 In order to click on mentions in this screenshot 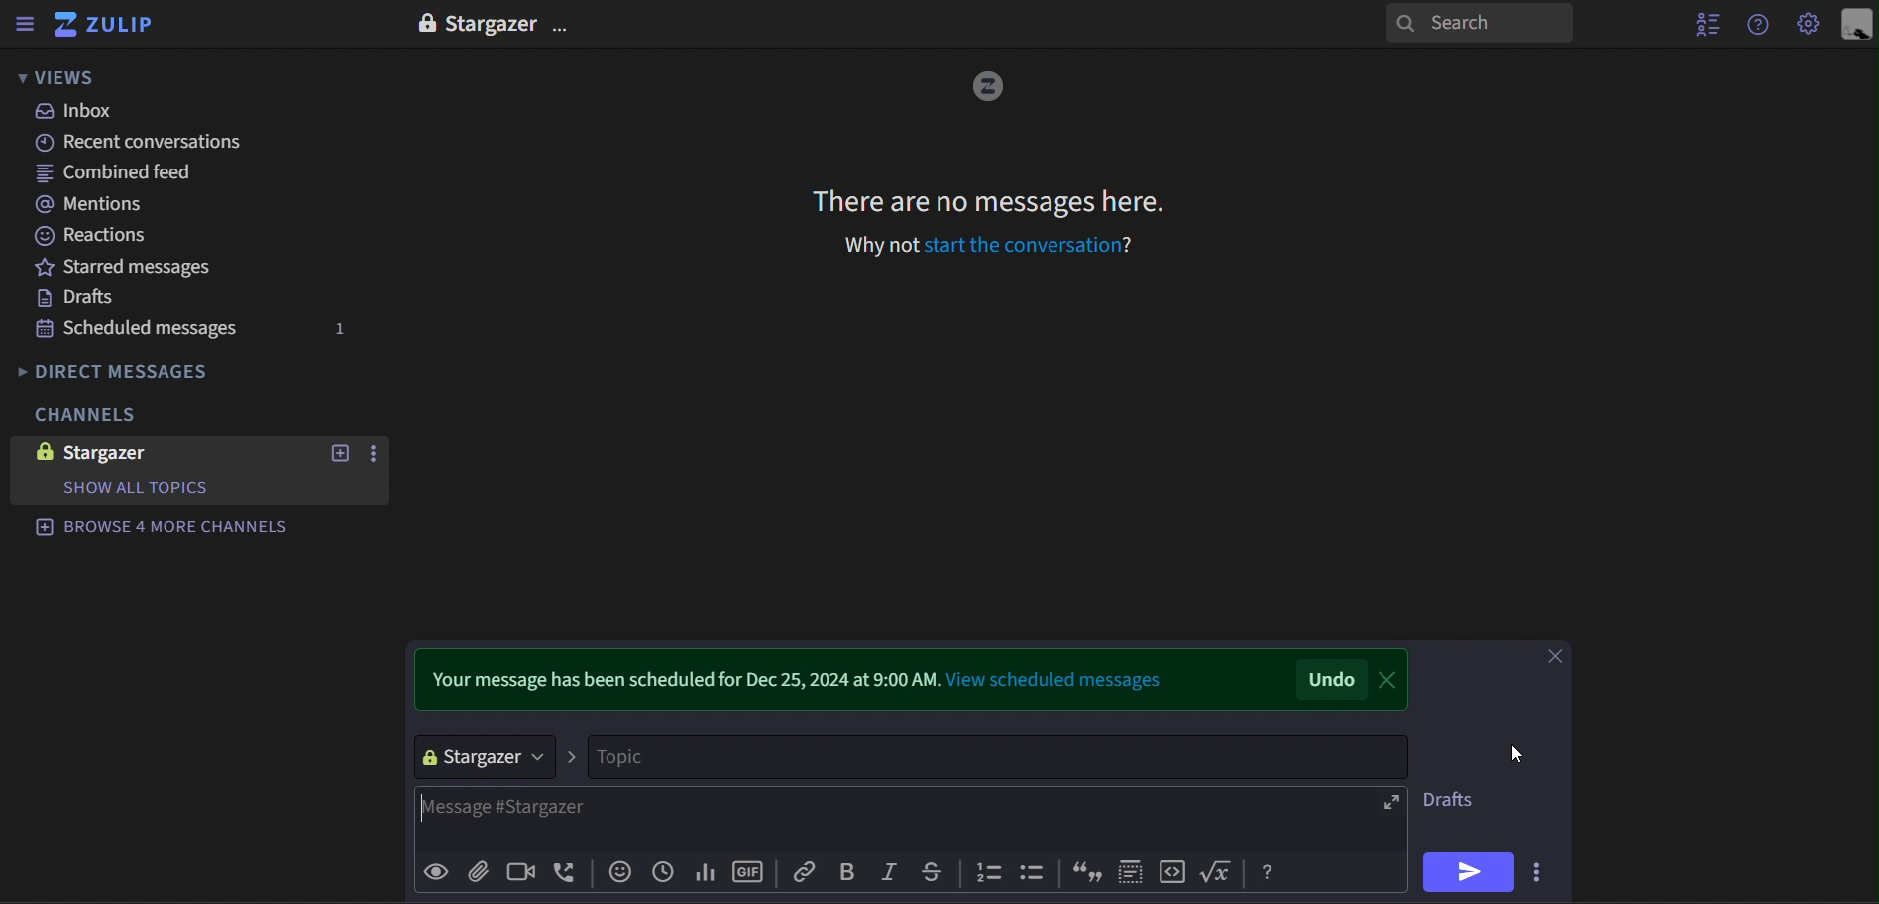, I will do `click(142, 206)`.